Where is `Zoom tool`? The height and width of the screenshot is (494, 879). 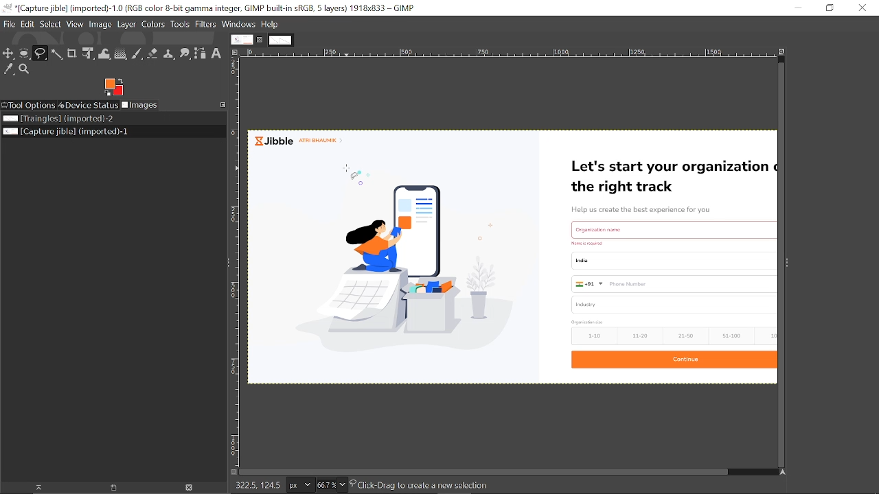 Zoom tool is located at coordinates (24, 69).